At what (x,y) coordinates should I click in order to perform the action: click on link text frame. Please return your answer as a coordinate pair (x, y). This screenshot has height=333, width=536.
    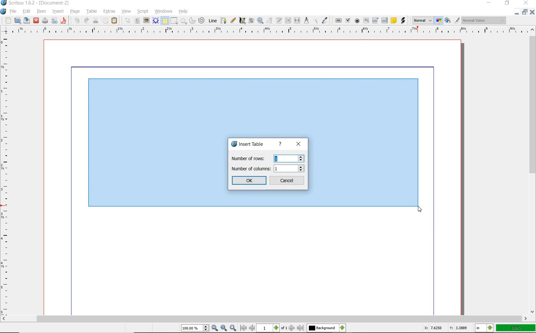
    Looking at the image, I should click on (287, 21).